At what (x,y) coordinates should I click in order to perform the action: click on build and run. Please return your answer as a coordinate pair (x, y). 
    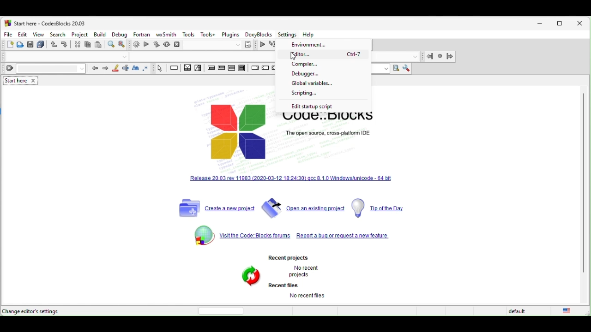
    Looking at the image, I should click on (157, 45).